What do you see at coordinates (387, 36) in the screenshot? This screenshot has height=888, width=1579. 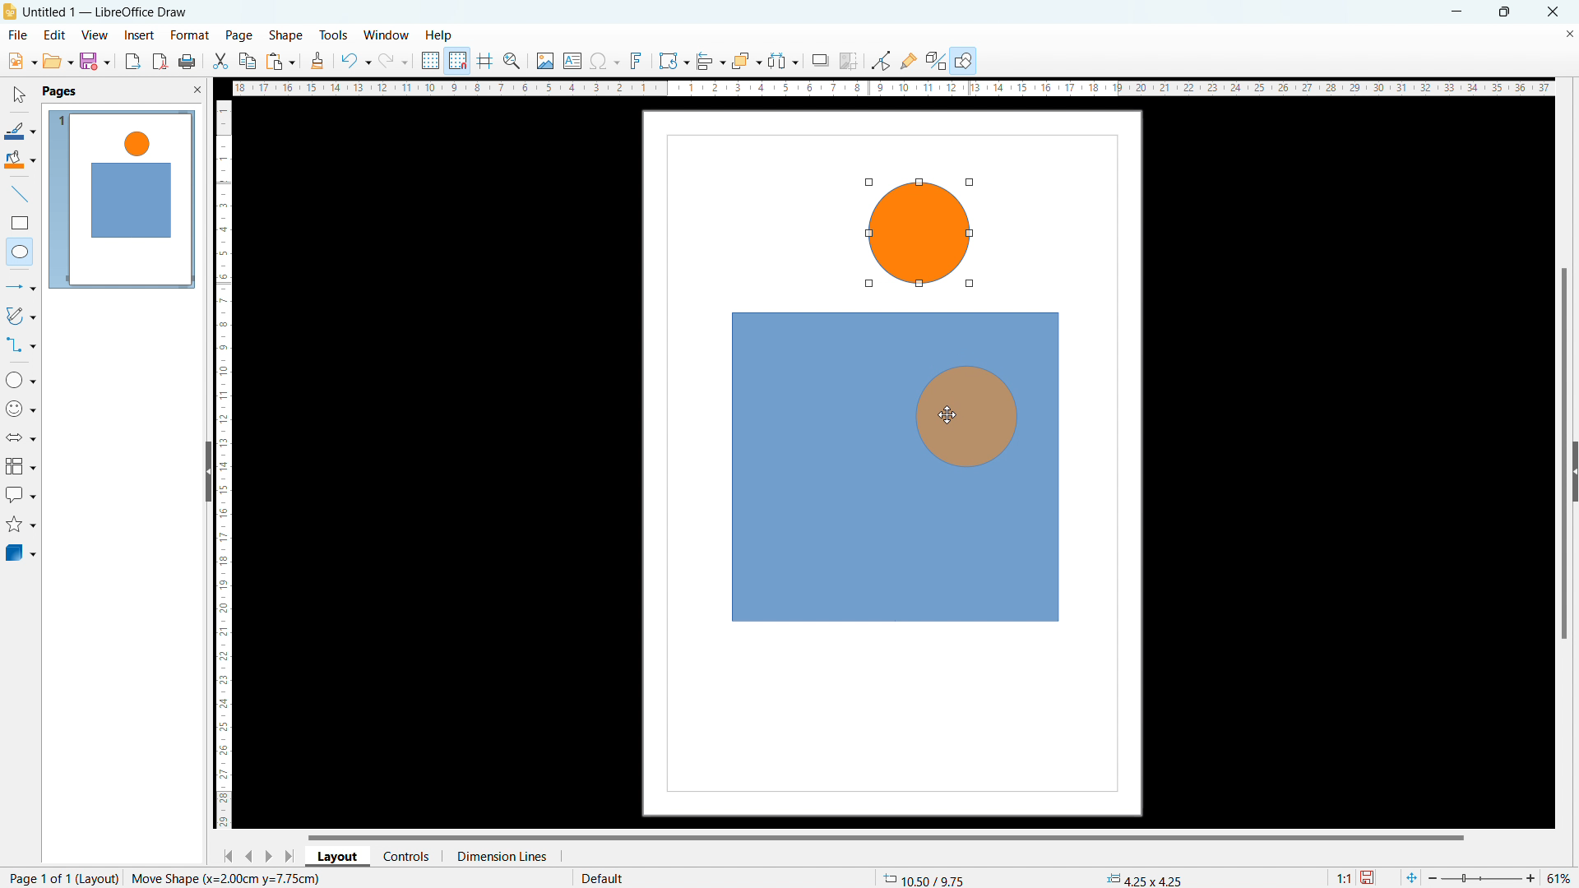 I see `window` at bounding box center [387, 36].